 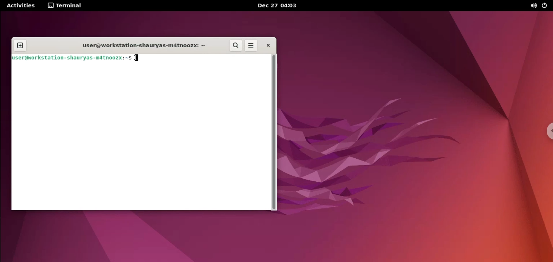 What do you see at coordinates (251, 46) in the screenshot?
I see `more options` at bounding box center [251, 46].